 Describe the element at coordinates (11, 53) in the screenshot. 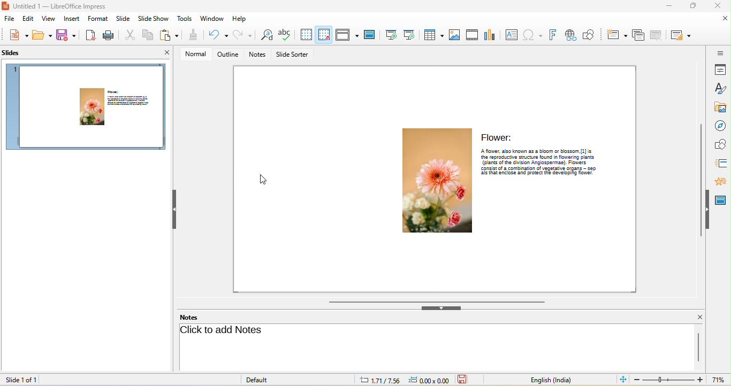

I see `slides` at that location.